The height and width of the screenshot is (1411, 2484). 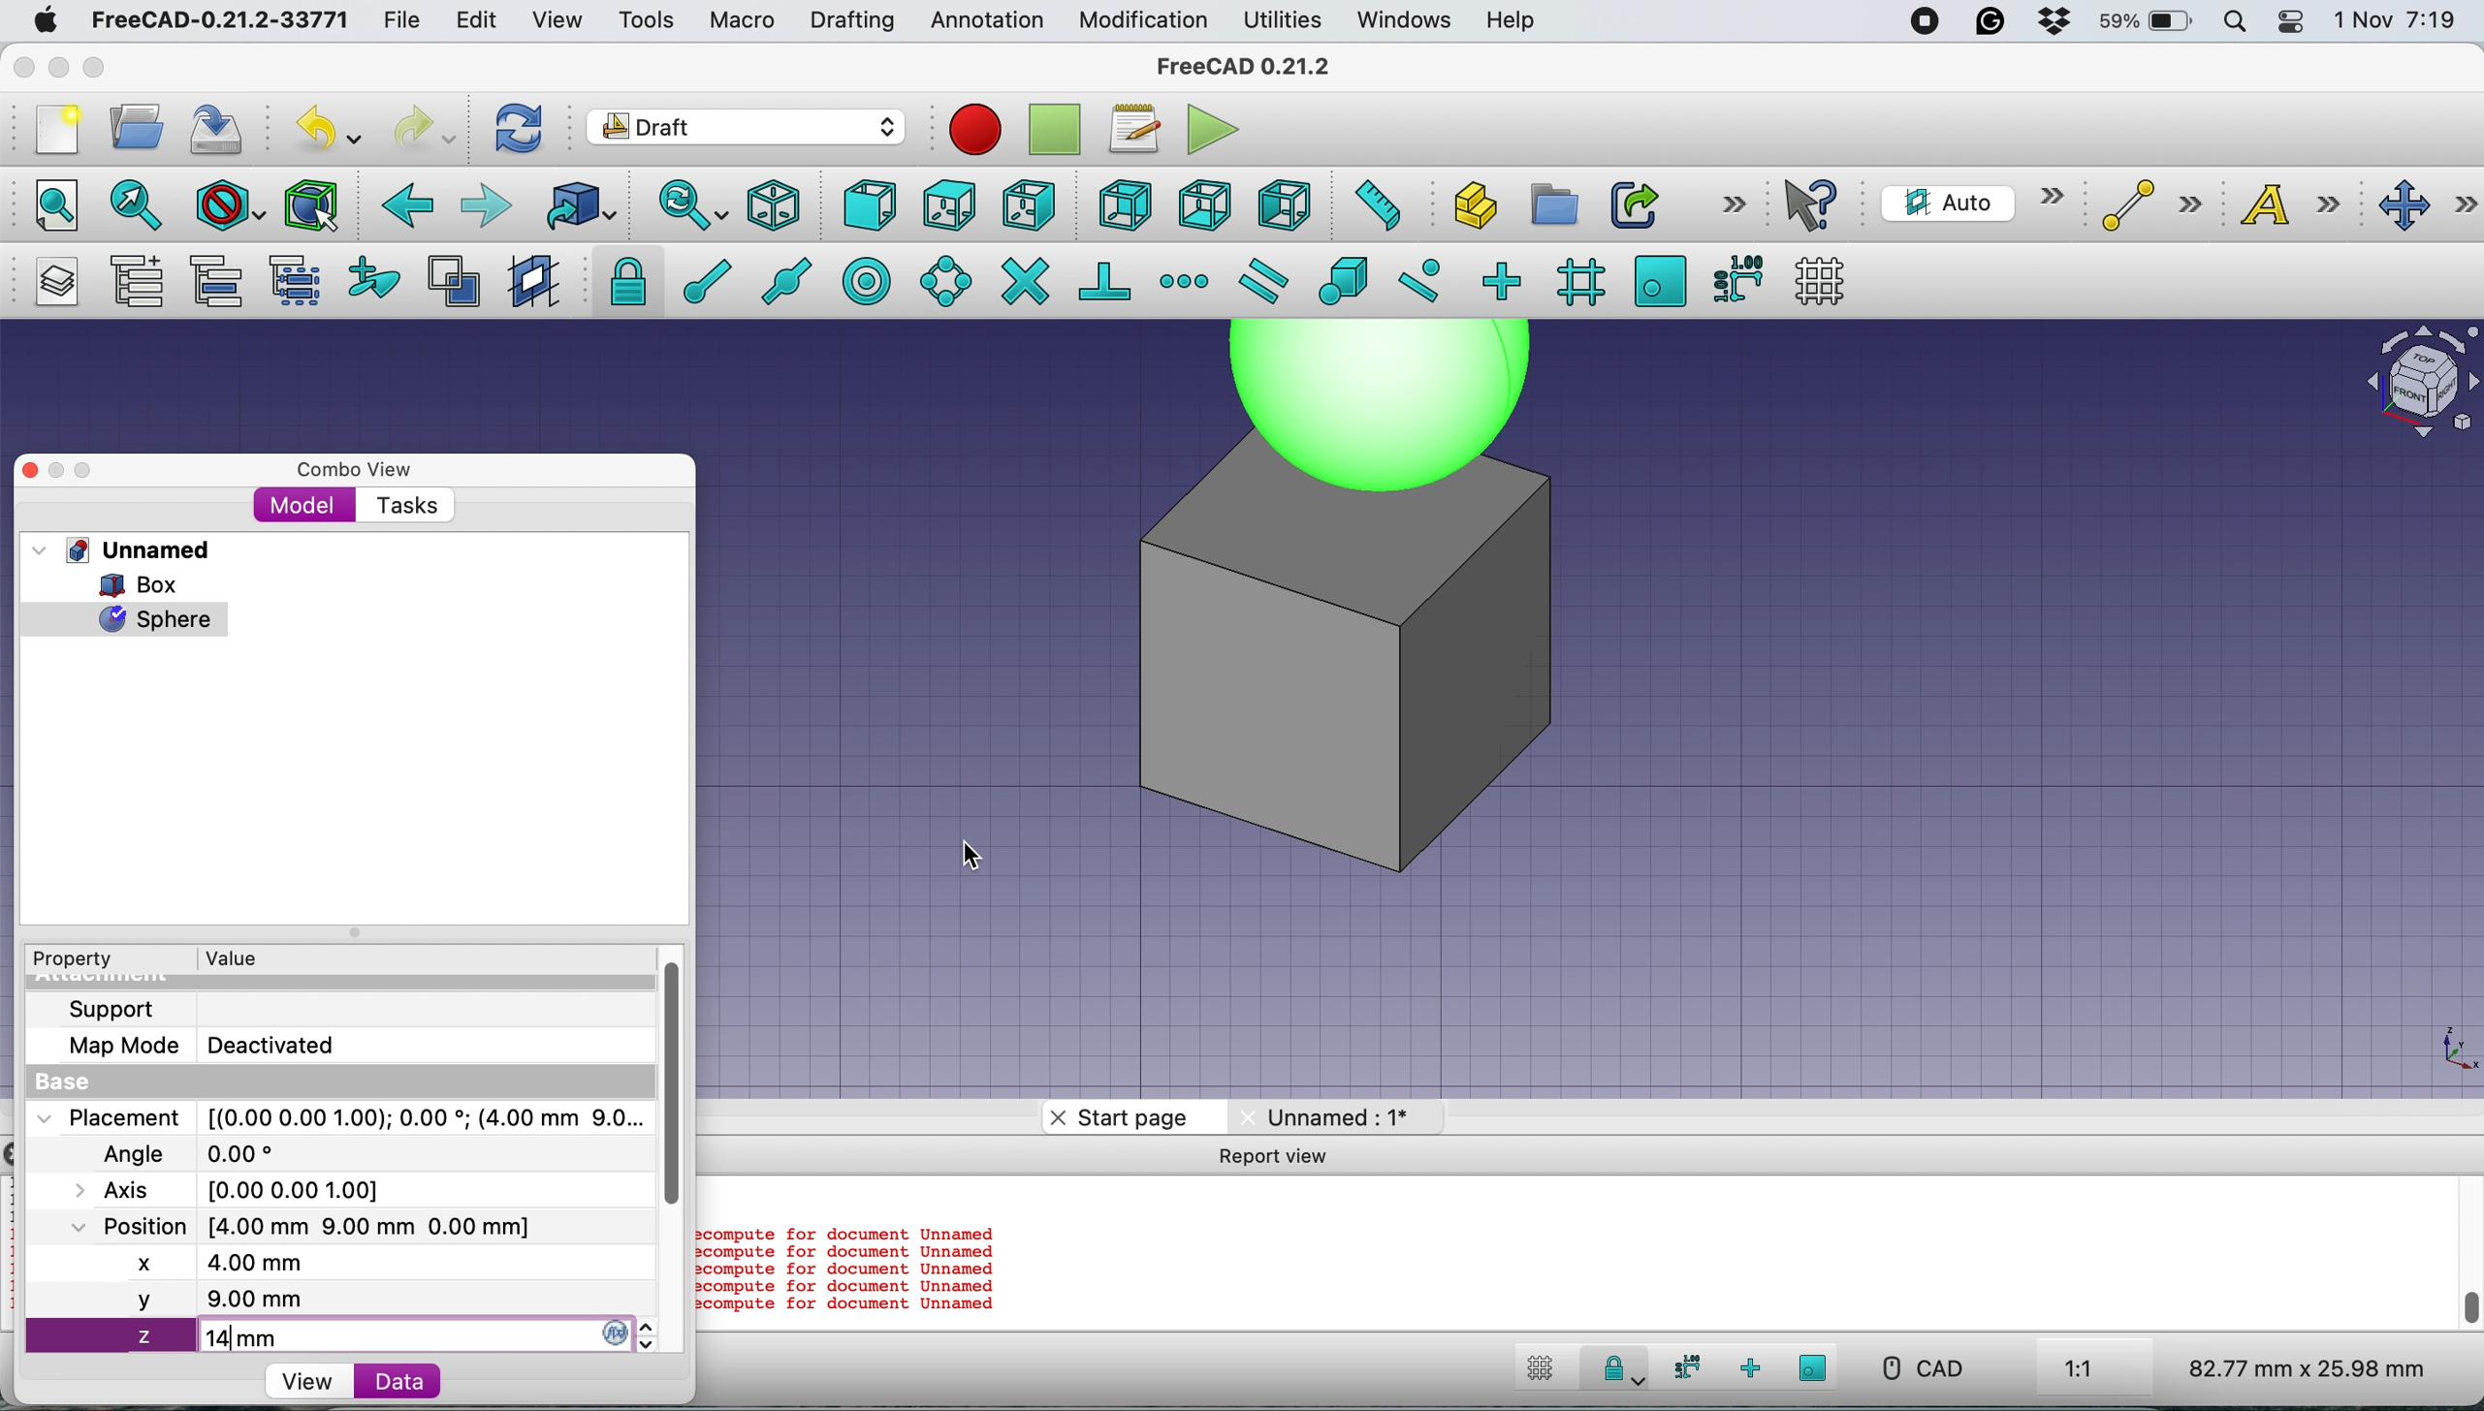 What do you see at coordinates (1060, 130) in the screenshot?
I see `stop recording macros` at bounding box center [1060, 130].